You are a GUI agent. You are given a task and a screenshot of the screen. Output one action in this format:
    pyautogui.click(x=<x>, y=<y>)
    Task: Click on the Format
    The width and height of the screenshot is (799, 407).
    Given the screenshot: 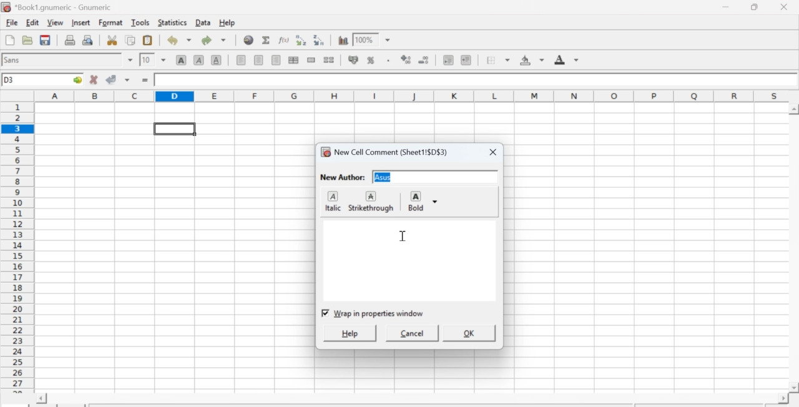 What is the action you would take?
    pyautogui.click(x=111, y=22)
    